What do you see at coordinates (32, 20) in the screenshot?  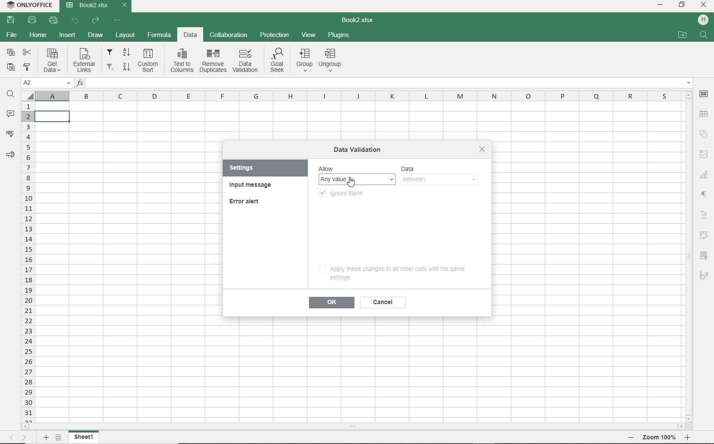 I see `PRINT` at bounding box center [32, 20].